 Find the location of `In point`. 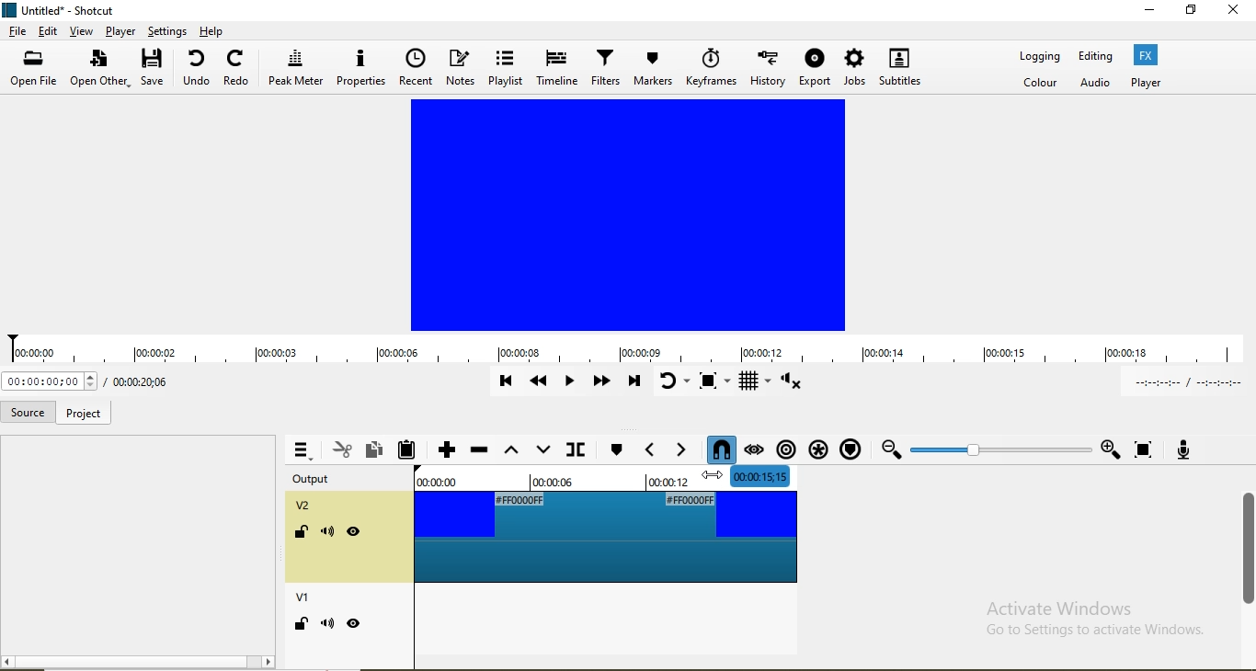

In point is located at coordinates (1182, 381).